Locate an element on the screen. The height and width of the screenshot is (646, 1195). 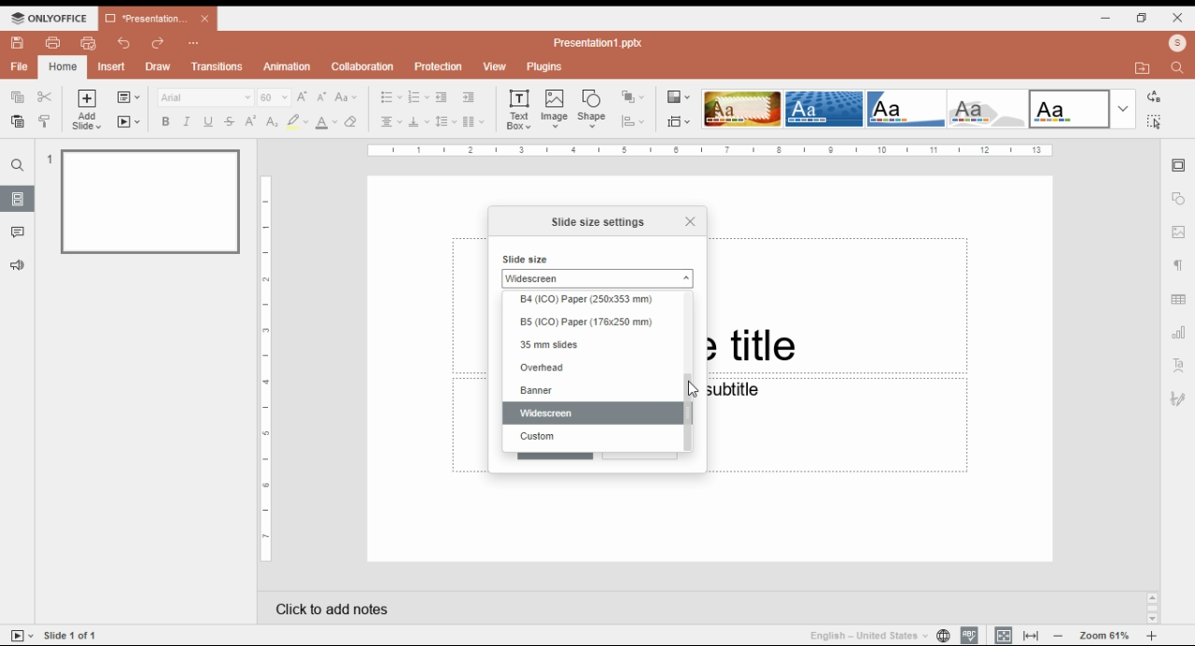
find is located at coordinates (1180, 66).